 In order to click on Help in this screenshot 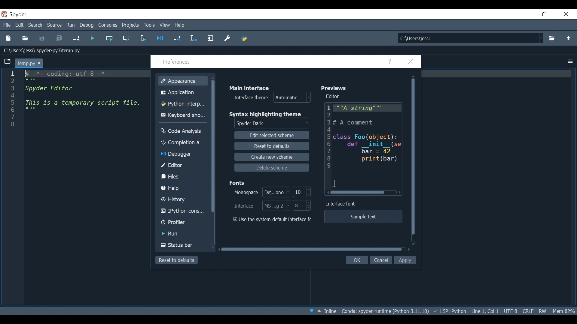, I will do `click(390, 61)`.